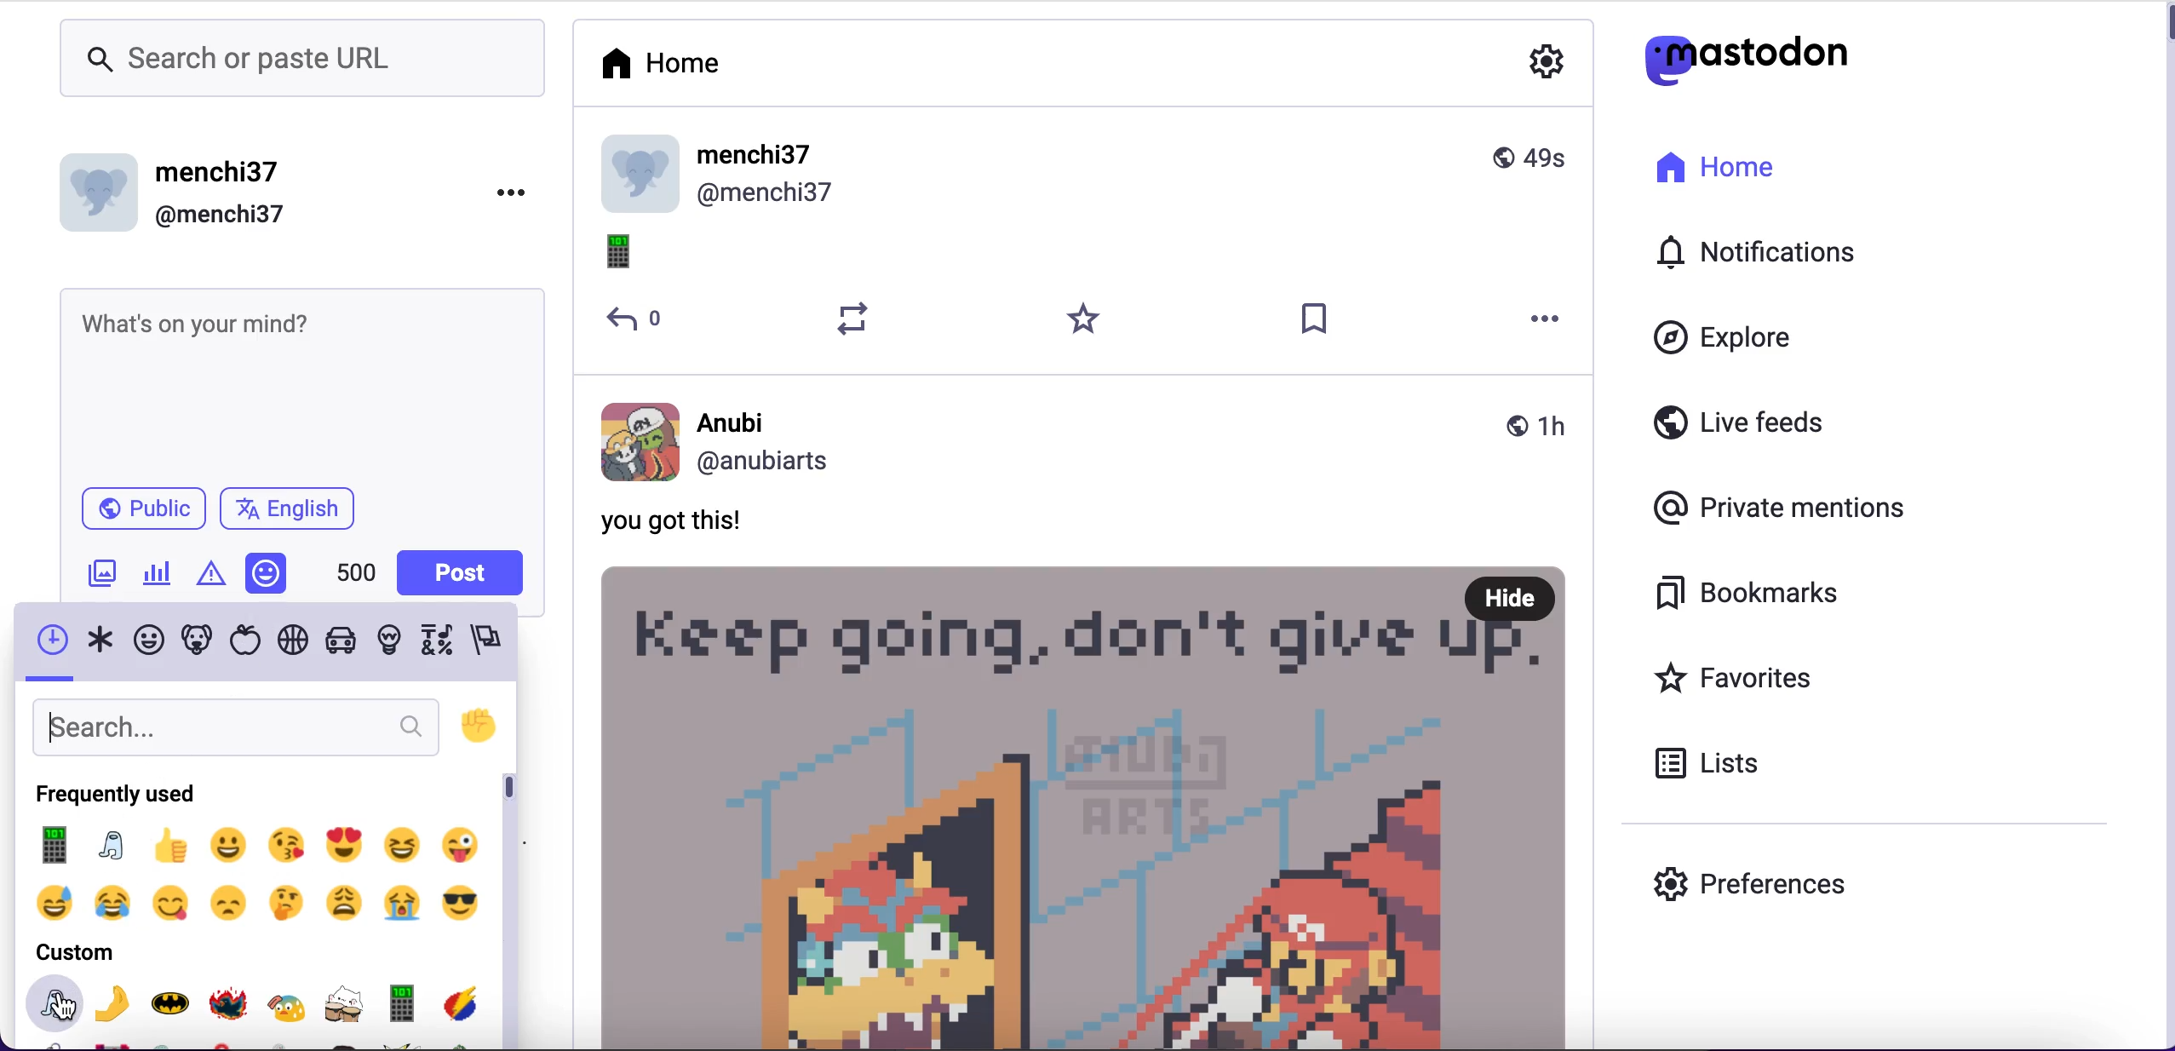 The height and width of the screenshot is (1051, 2175). What do you see at coordinates (262, 643) in the screenshot?
I see `emojis` at bounding box center [262, 643].